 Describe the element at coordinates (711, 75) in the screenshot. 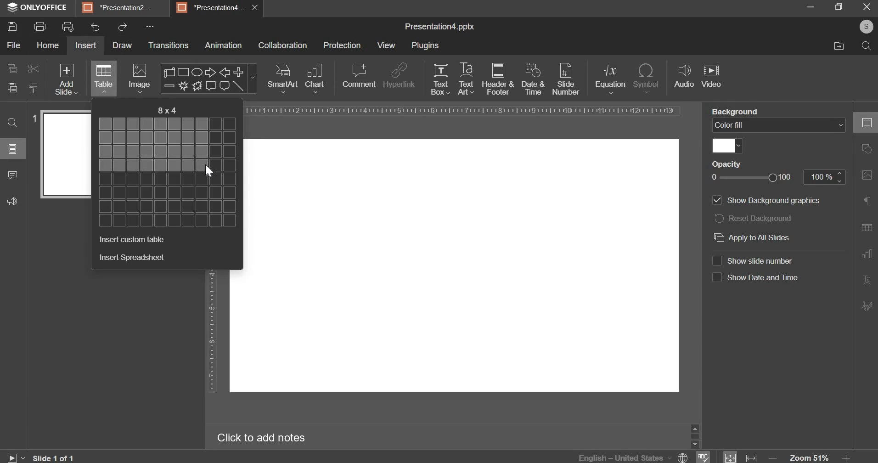

I see `video` at that location.